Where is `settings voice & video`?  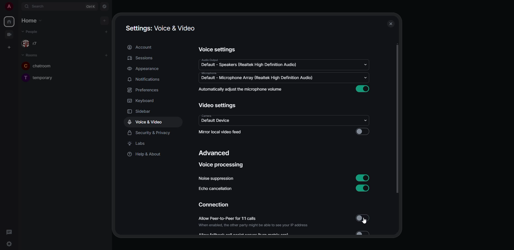
settings voice & video is located at coordinates (160, 29).